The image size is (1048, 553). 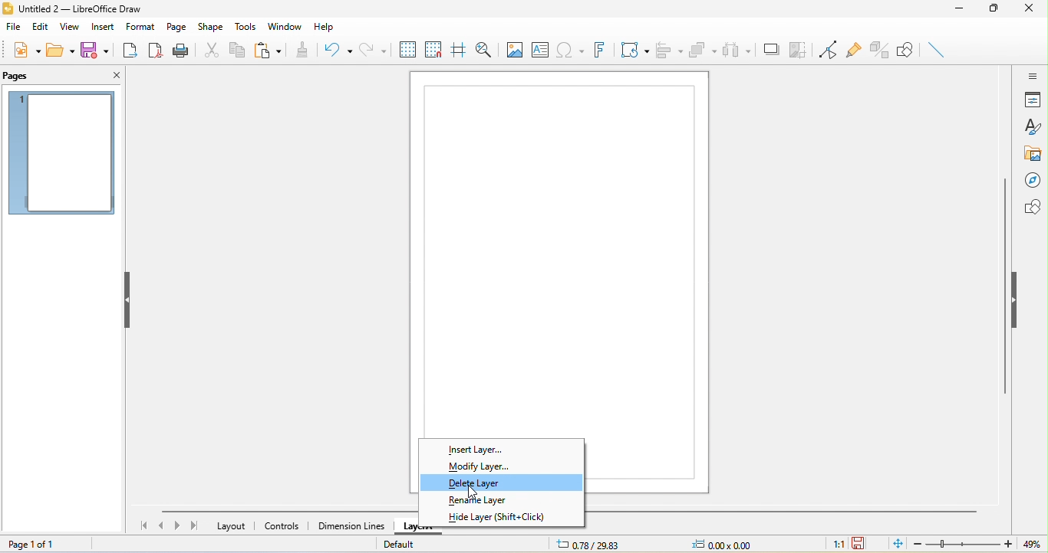 What do you see at coordinates (801, 48) in the screenshot?
I see `crop image` at bounding box center [801, 48].